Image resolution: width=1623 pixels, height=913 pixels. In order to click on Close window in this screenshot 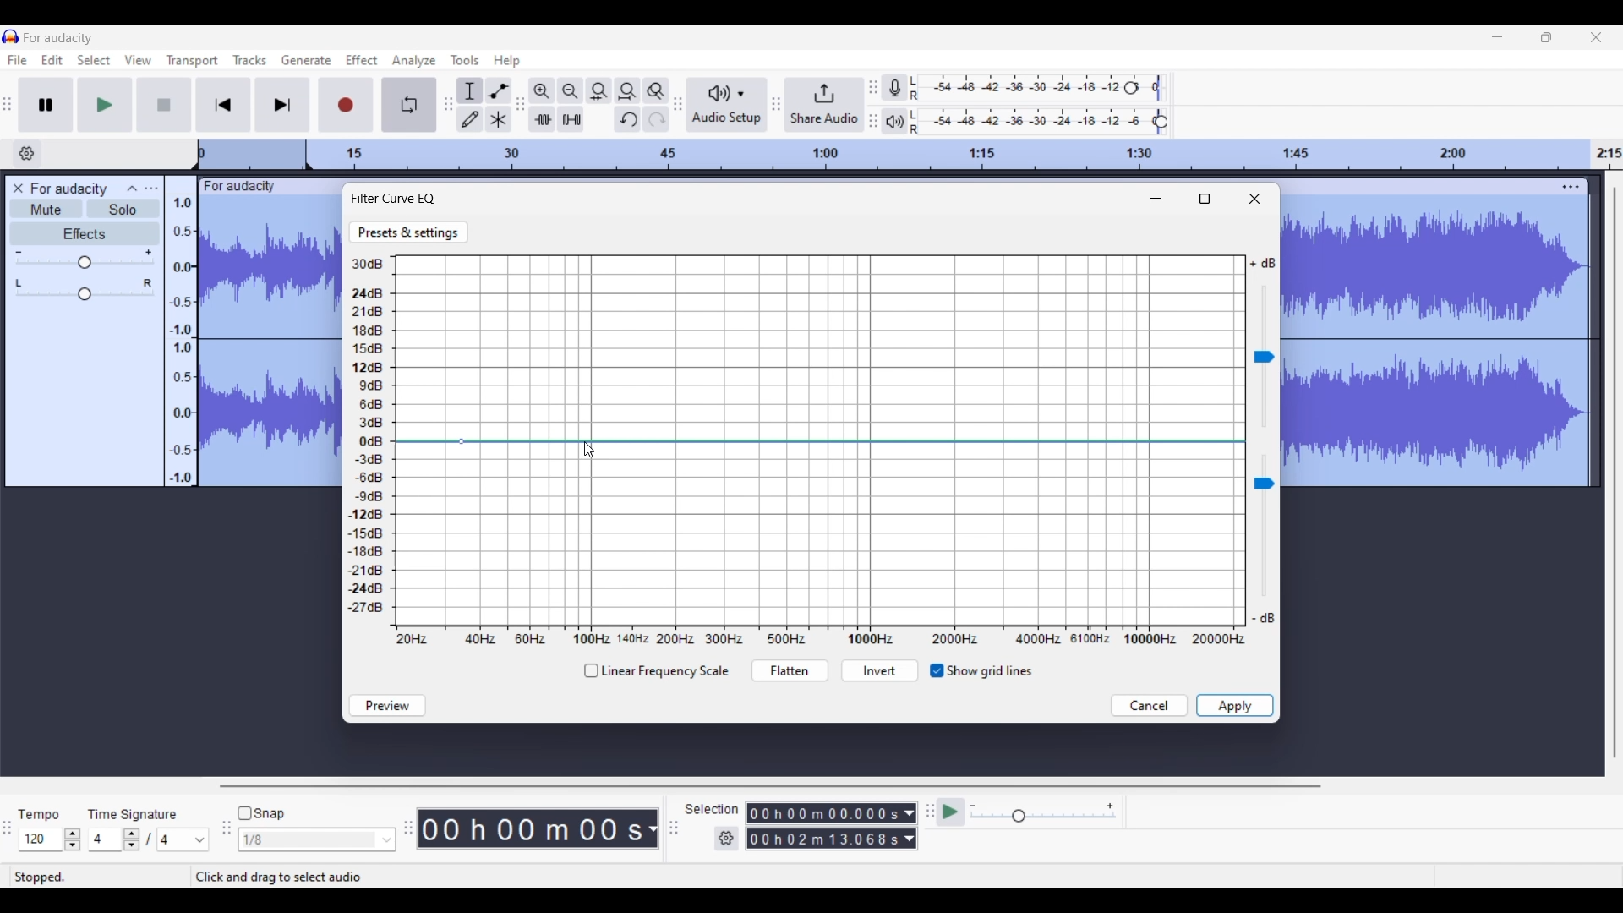, I will do `click(1254, 199)`.